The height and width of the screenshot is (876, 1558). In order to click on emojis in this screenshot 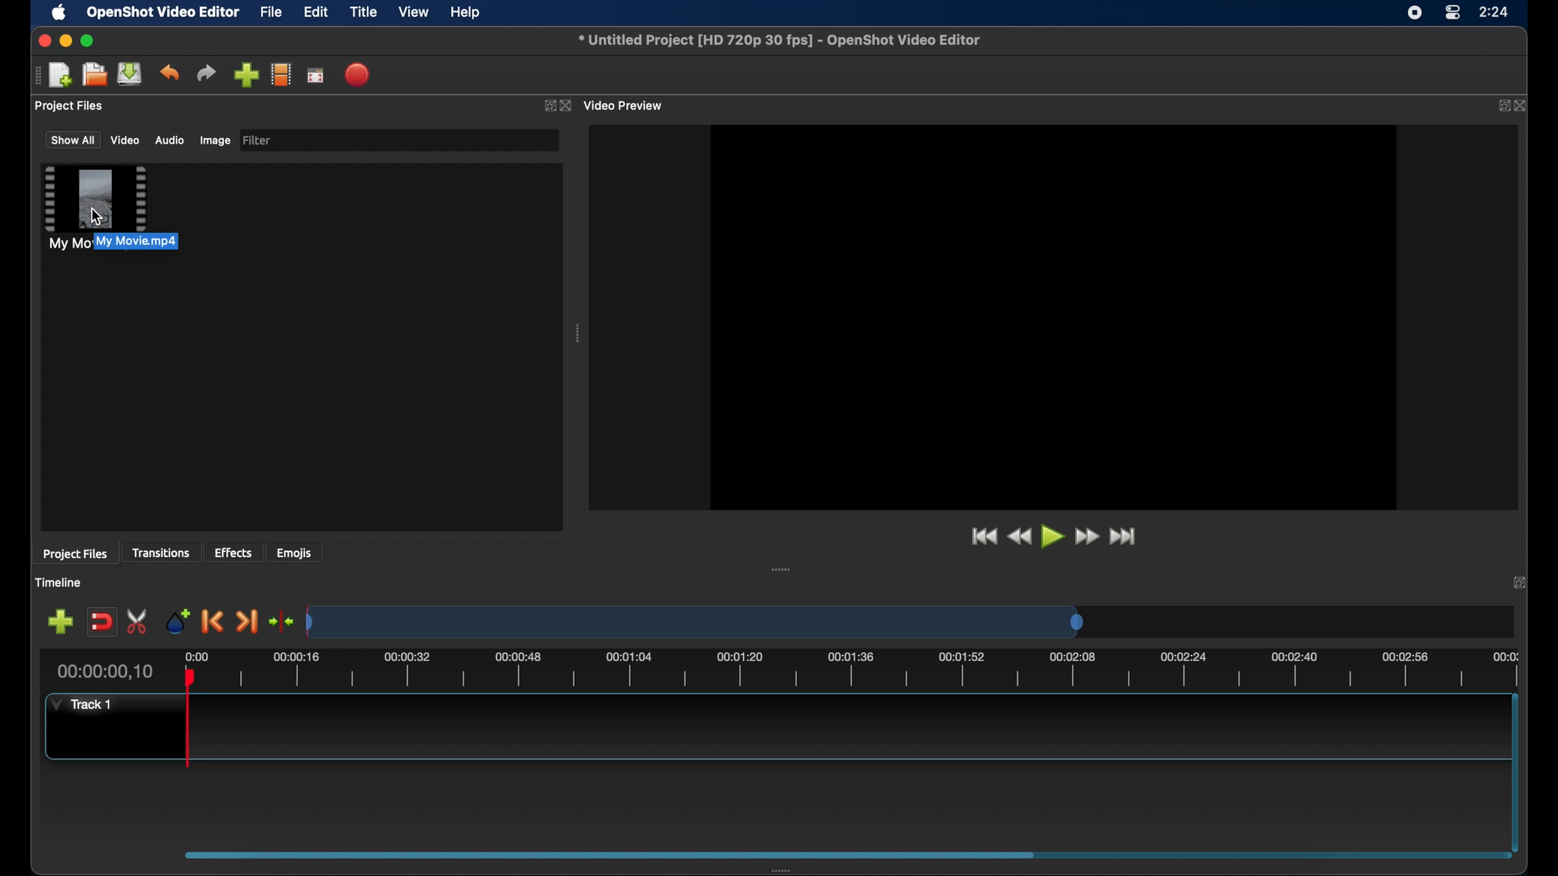, I will do `click(296, 553)`.